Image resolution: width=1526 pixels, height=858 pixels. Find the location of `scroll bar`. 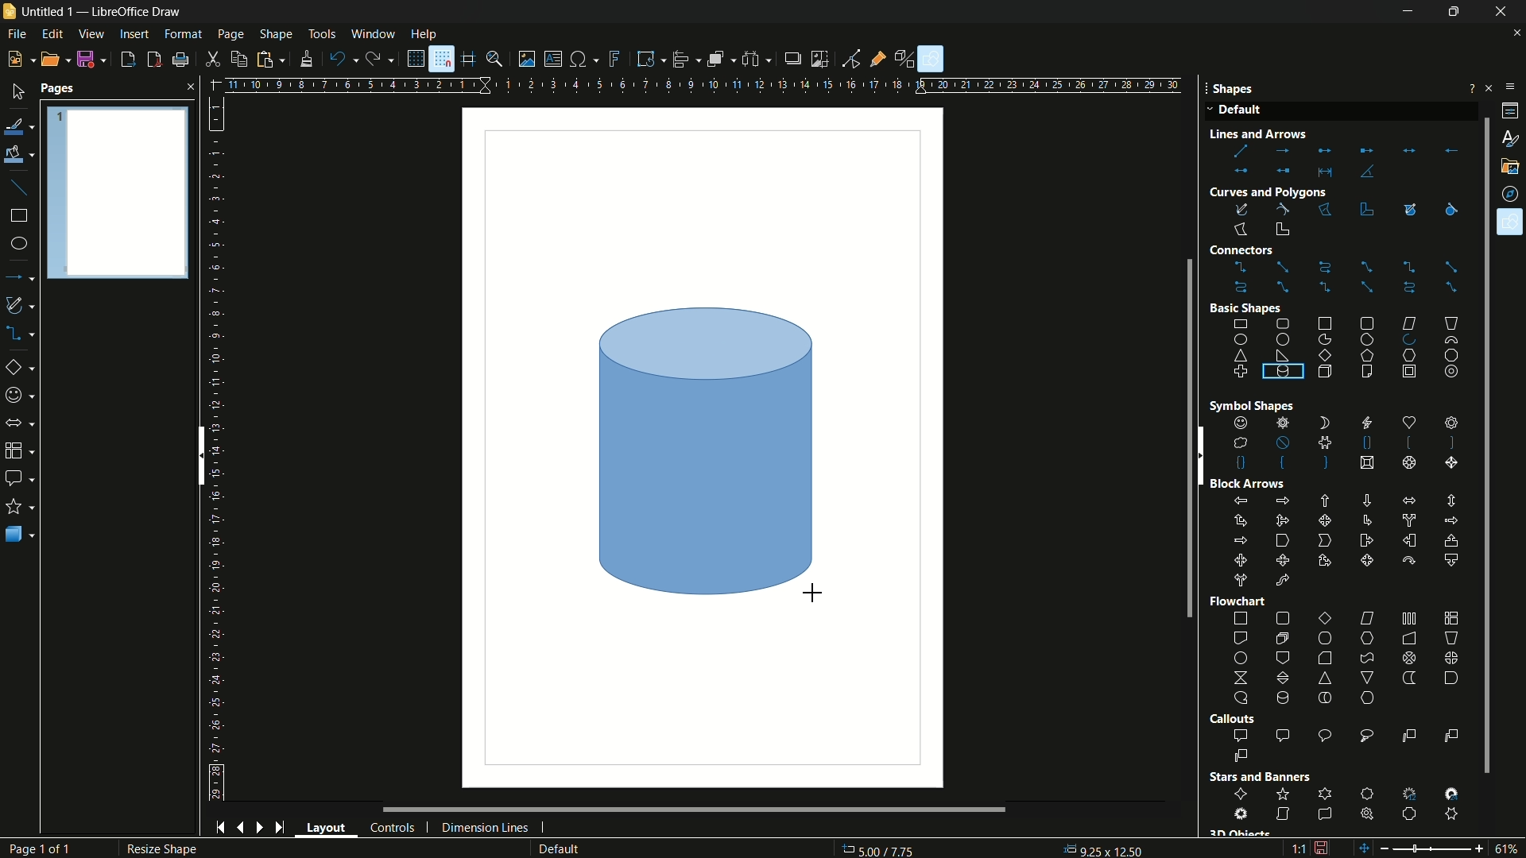

scroll bar is located at coordinates (664, 810).